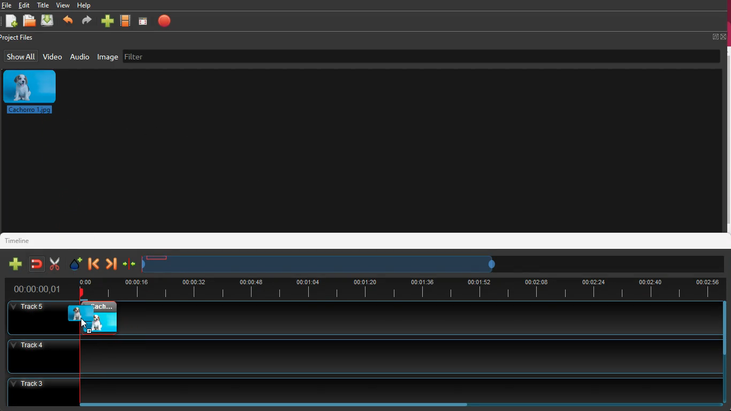  Describe the element at coordinates (38, 290) in the screenshot. I see `` at that location.